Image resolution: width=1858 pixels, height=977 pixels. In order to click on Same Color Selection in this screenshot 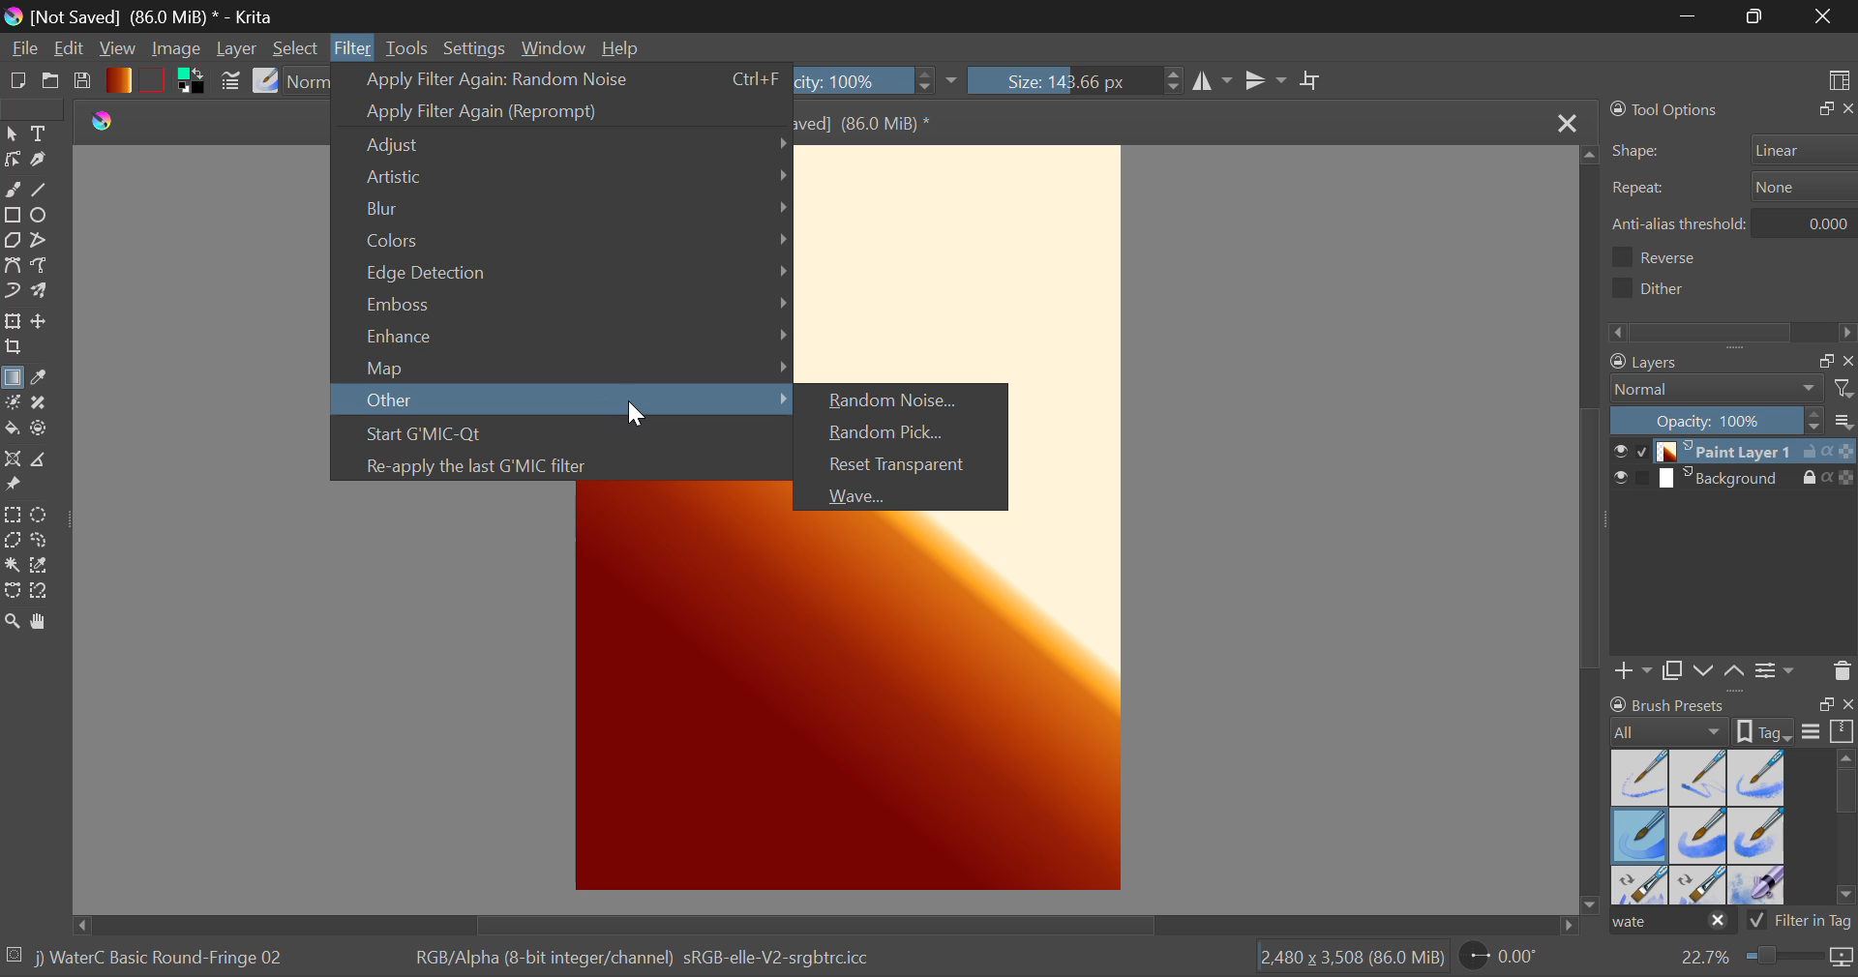, I will do `click(45, 568)`.